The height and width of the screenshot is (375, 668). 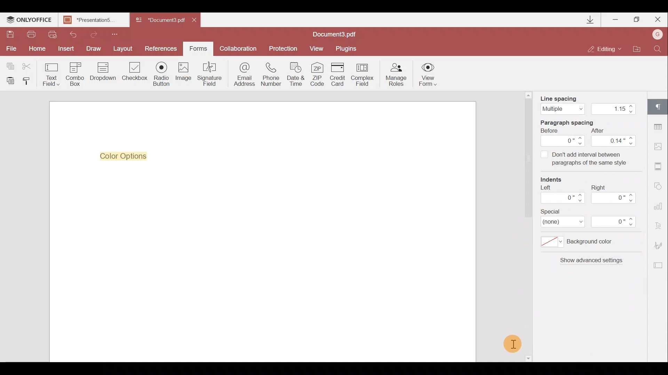 I want to click on Document name, so click(x=159, y=20).